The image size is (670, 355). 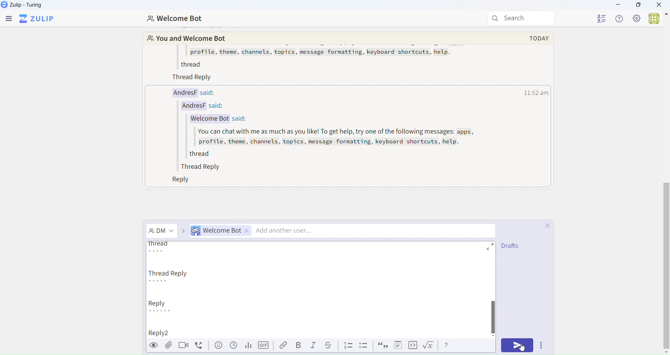 What do you see at coordinates (185, 347) in the screenshot?
I see `videocall` at bounding box center [185, 347].